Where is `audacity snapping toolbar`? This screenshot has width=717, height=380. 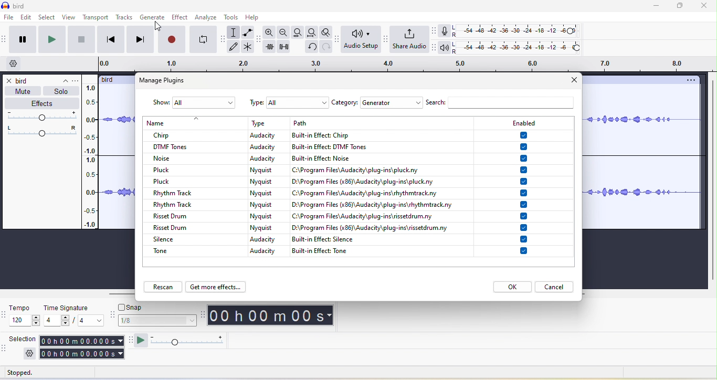
audacity snapping toolbar is located at coordinates (112, 315).